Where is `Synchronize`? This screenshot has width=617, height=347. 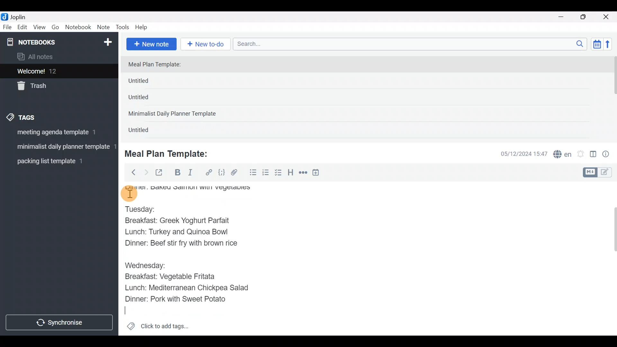 Synchronize is located at coordinates (60, 322).